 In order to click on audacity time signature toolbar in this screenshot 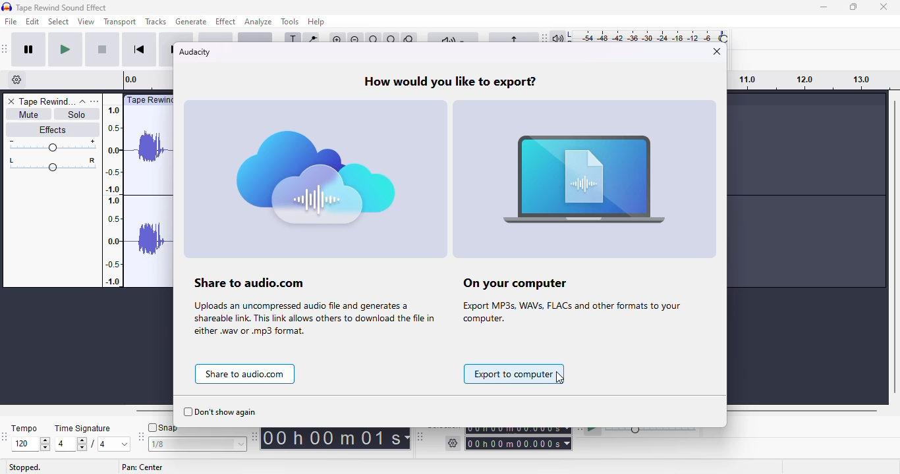, I will do `click(6, 436)`.